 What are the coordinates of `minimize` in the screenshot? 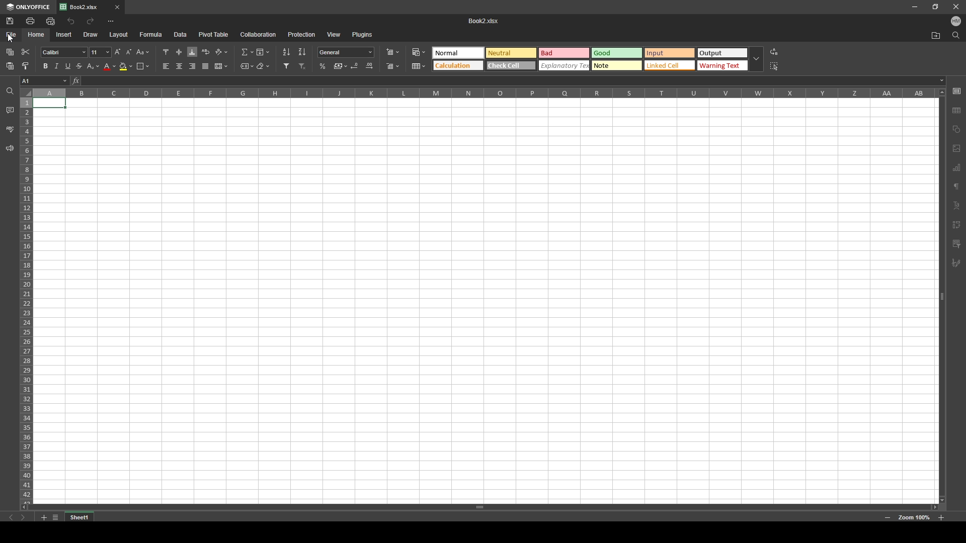 It's located at (914, 7).